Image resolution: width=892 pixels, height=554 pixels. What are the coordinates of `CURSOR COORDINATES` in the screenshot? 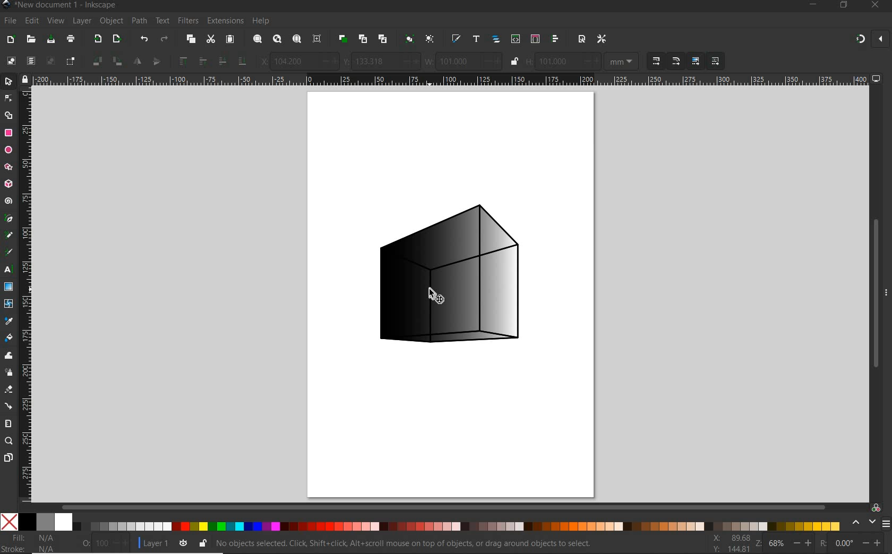 It's located at (733, 543).